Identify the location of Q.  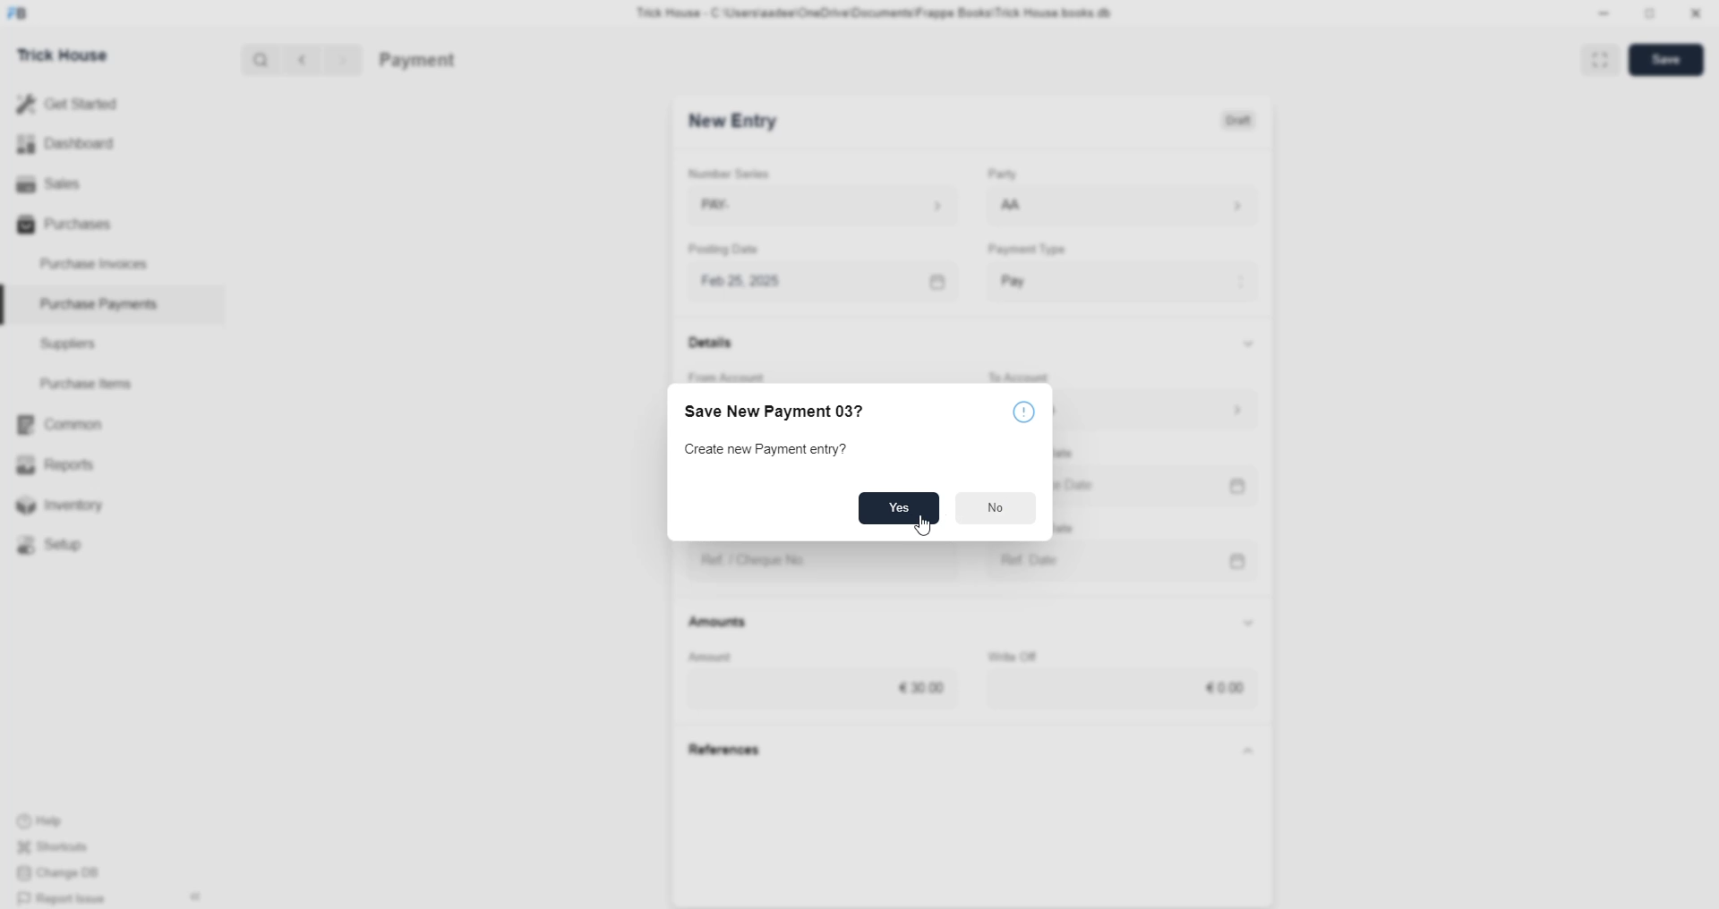
(254, 58).